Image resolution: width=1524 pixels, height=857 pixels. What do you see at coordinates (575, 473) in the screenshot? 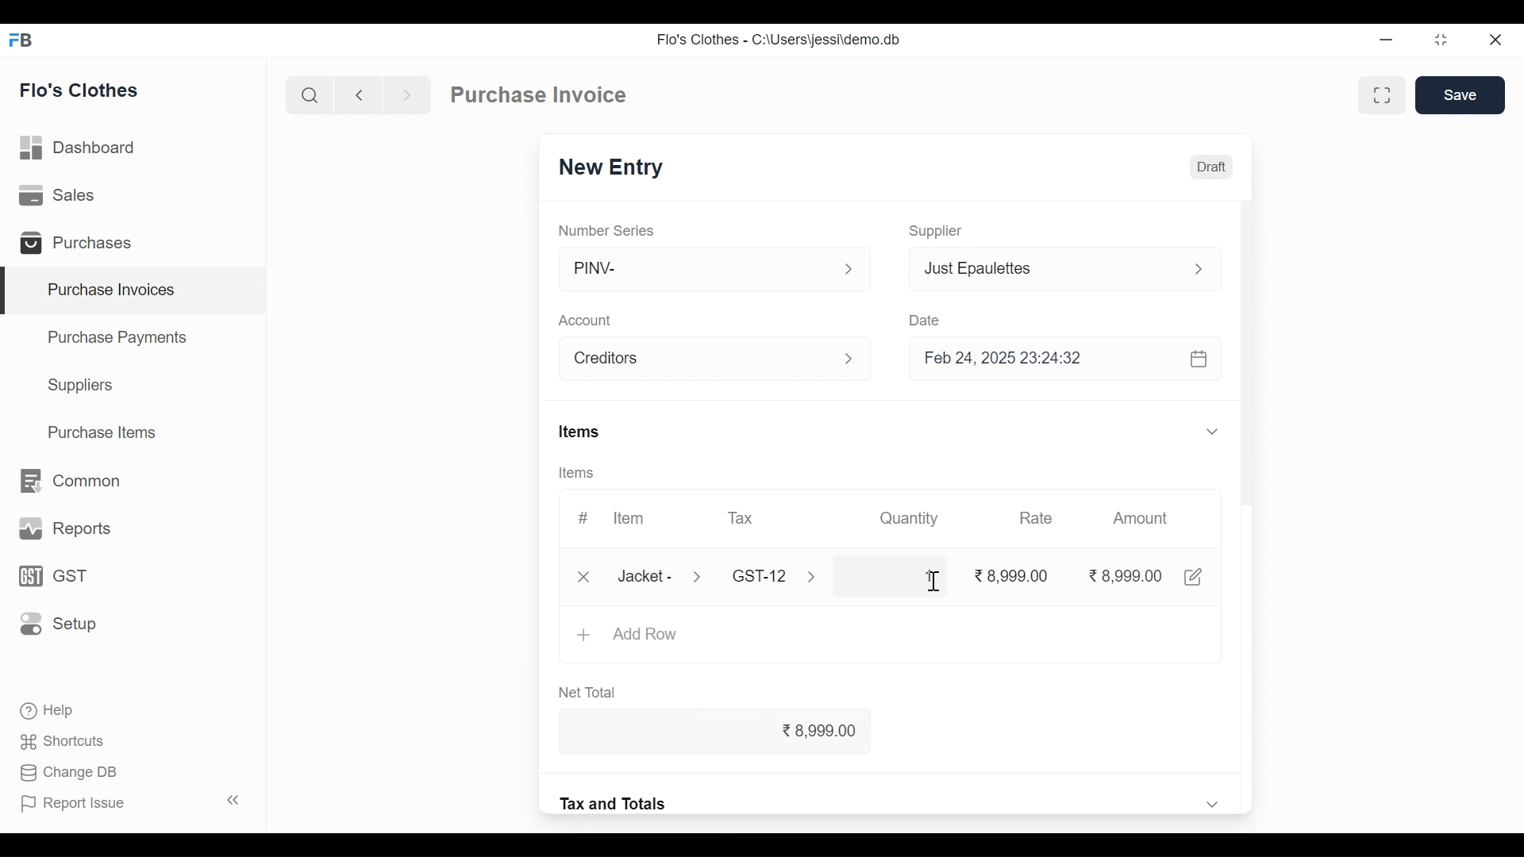
I see `Items` at bounding box center [575, 473].